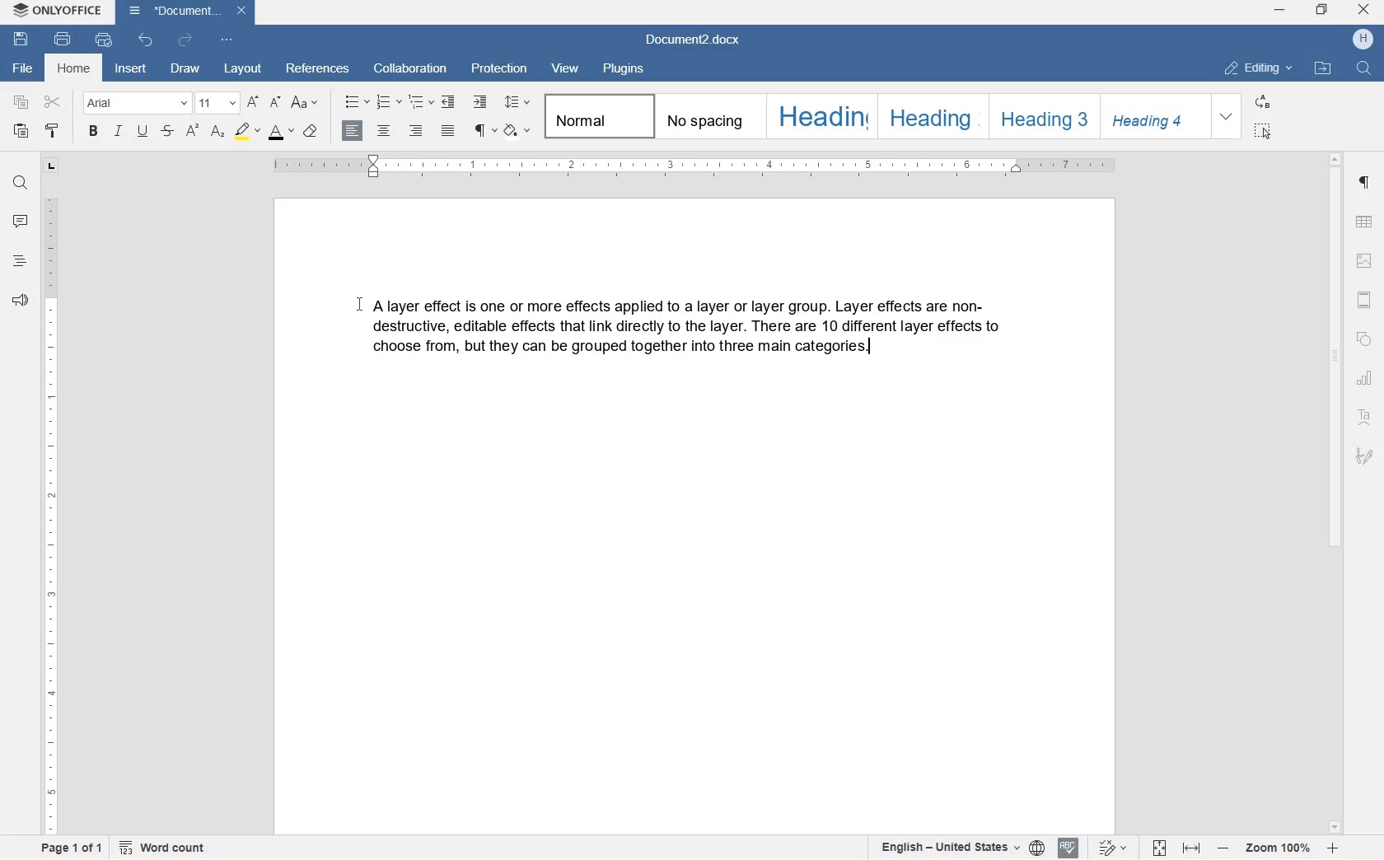 Image resolution: width=1384 pixels, height=860 pixels. What do you see at coordinates (1265, 103) in the screenshot?
I see `replace` at bounding box center [1265, 103].